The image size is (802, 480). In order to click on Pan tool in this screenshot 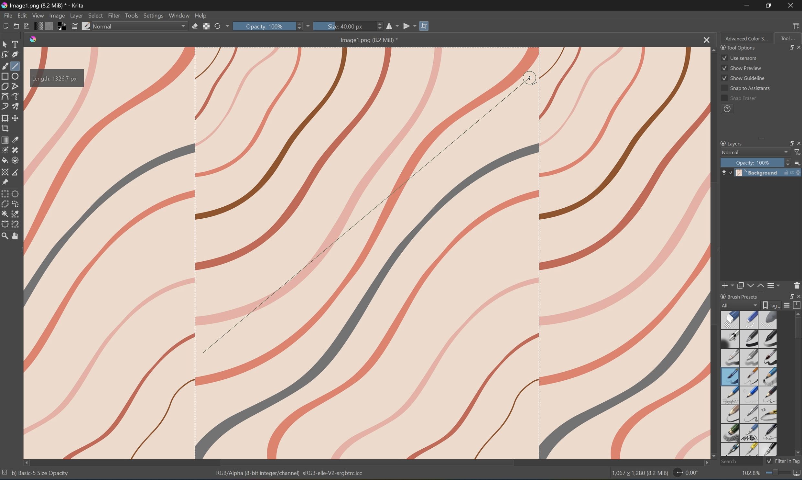, I will do `click(16, 237)`.